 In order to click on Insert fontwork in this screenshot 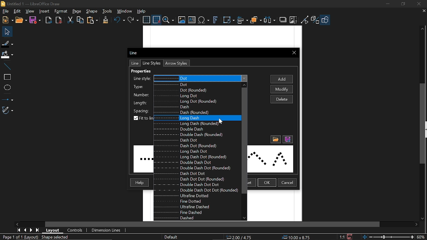, I will do `click(216, 20)`.